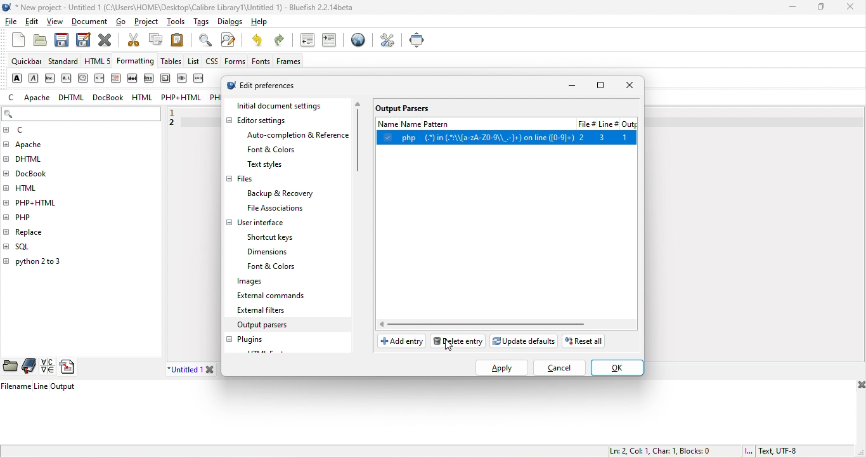 The height and width of the screenshot is (458, 866). What do you see at coordinates (125, 23) in the screenshot?
I see `go` at bounding box center [125, 23].